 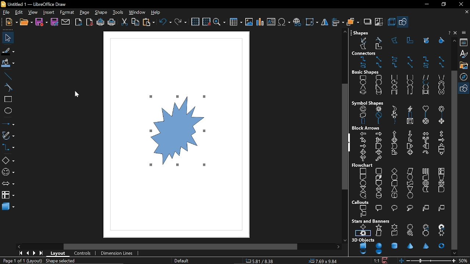 What do you see at coordinates (8, 88) in the screenshot?
I see `curve` at bounding box center [8, 88].